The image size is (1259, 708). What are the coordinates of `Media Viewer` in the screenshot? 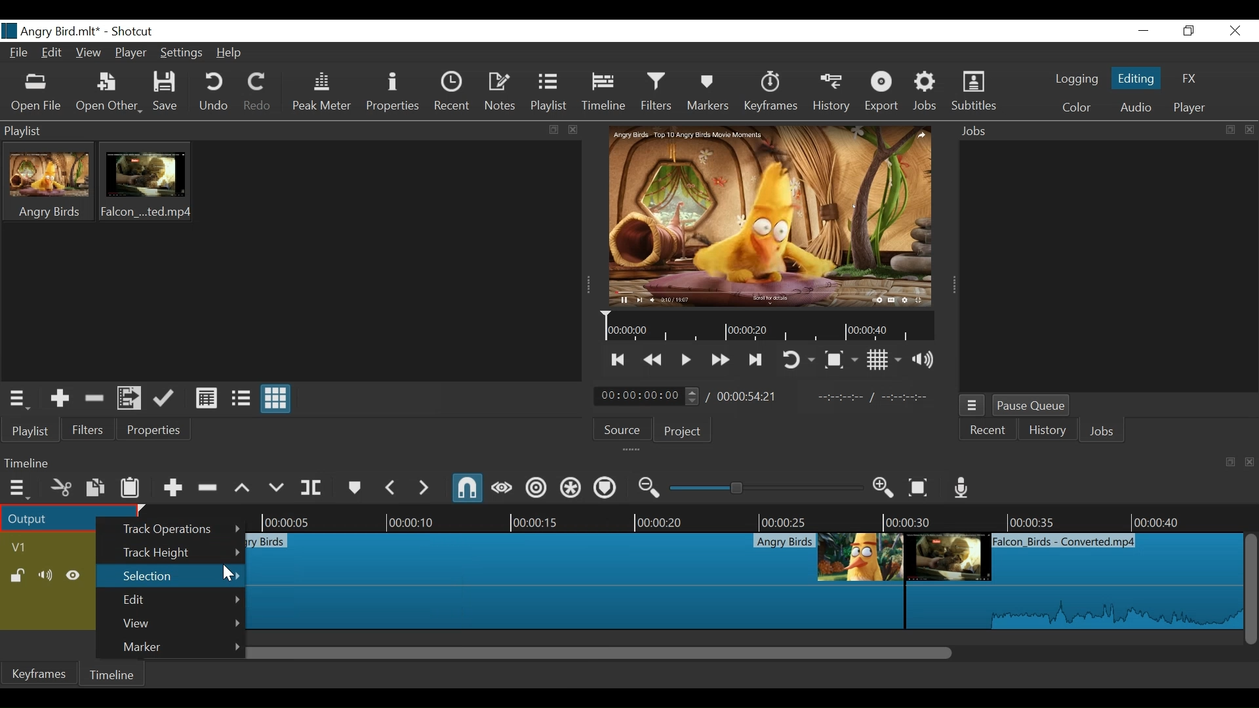 It's located at (767, 216).